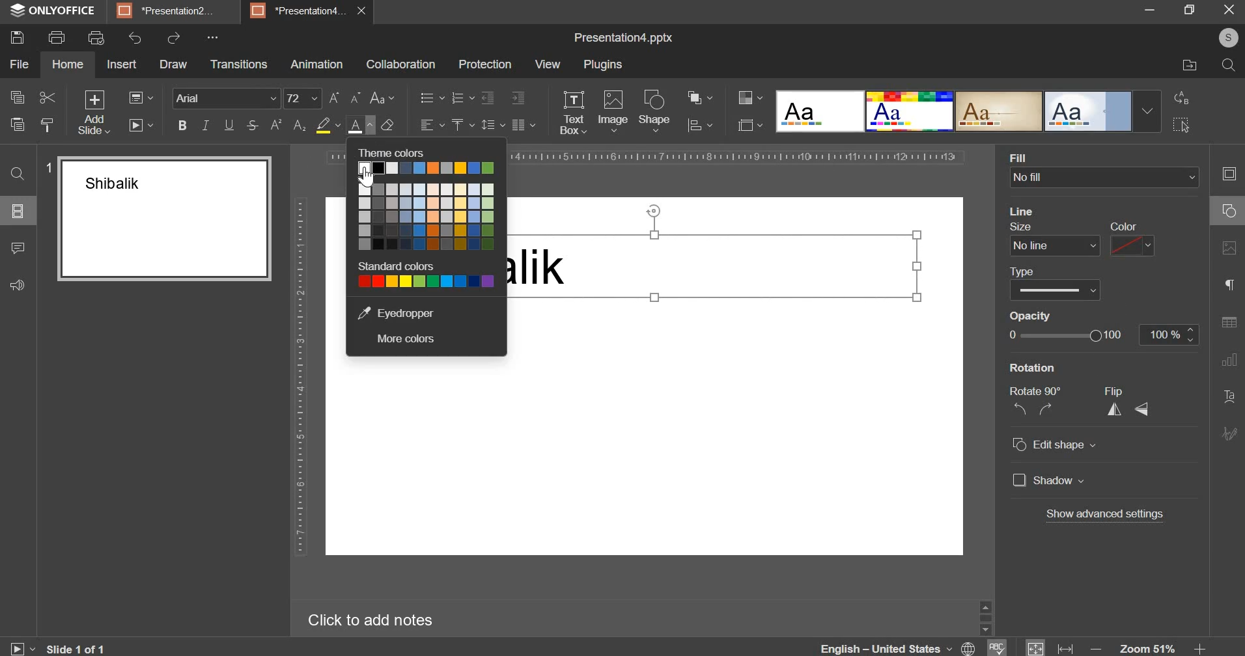 This screenshot has width=1245, height=656. What do you see at coordinates (302, 98) in the screenshot?
I see `font size` at bounding box center [302, 98].